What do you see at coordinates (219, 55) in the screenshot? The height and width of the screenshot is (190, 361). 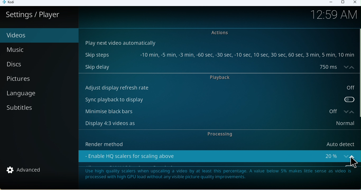 I see `Skip steps` at bounding box center [219, 55].